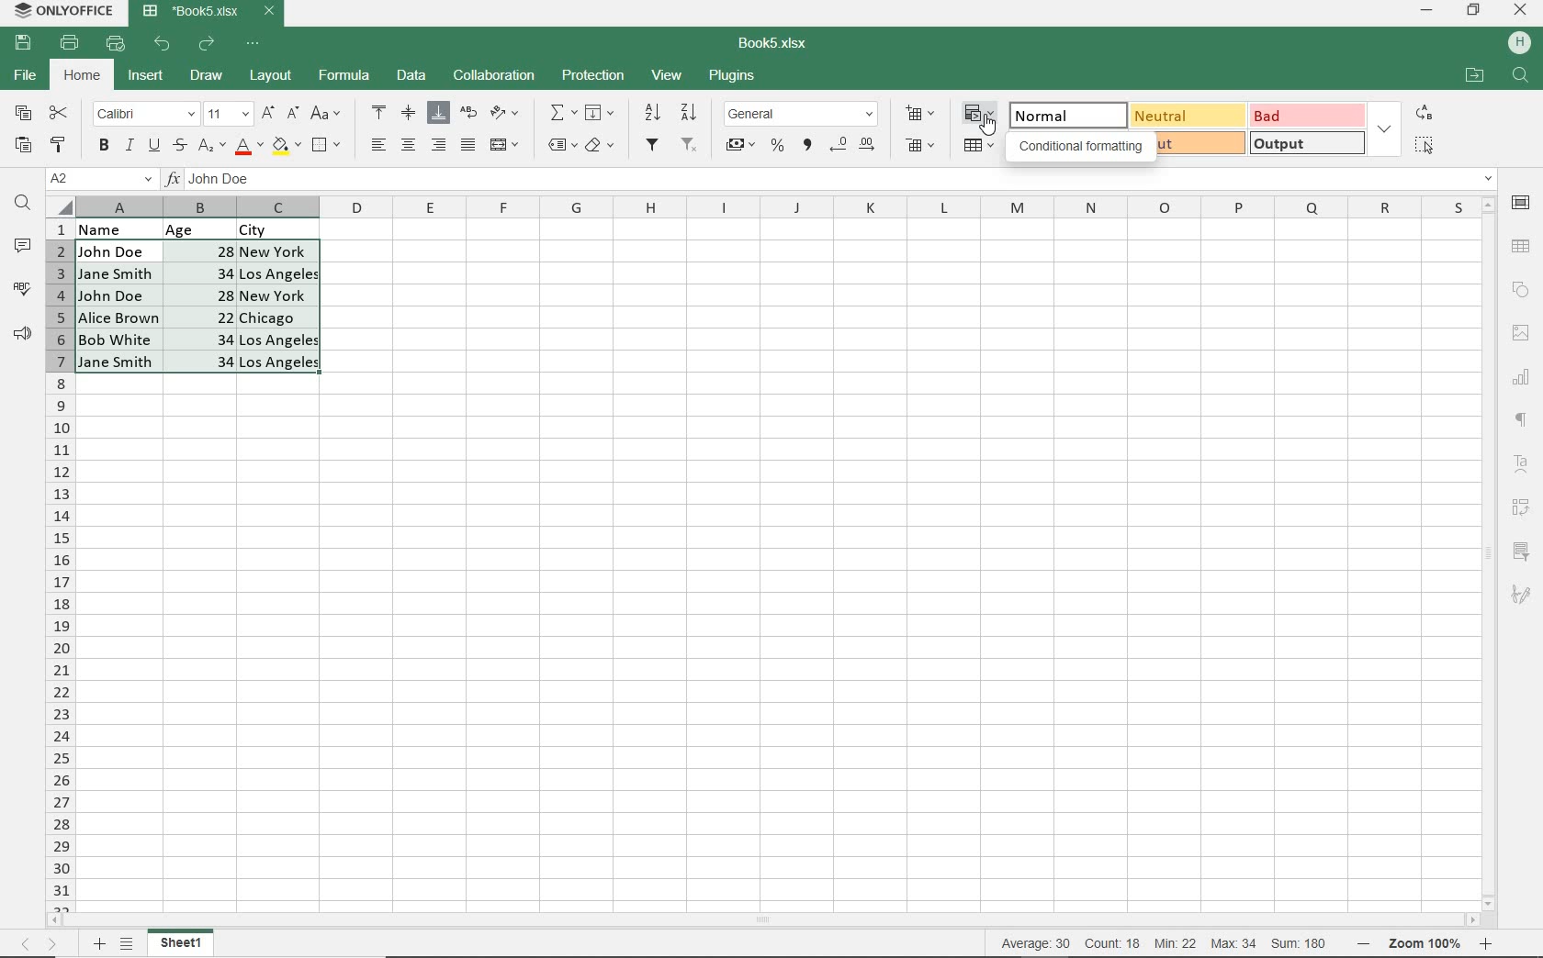  Describe the element at coordinates (1039, 943) in the screenshot. I see `average` at that location.